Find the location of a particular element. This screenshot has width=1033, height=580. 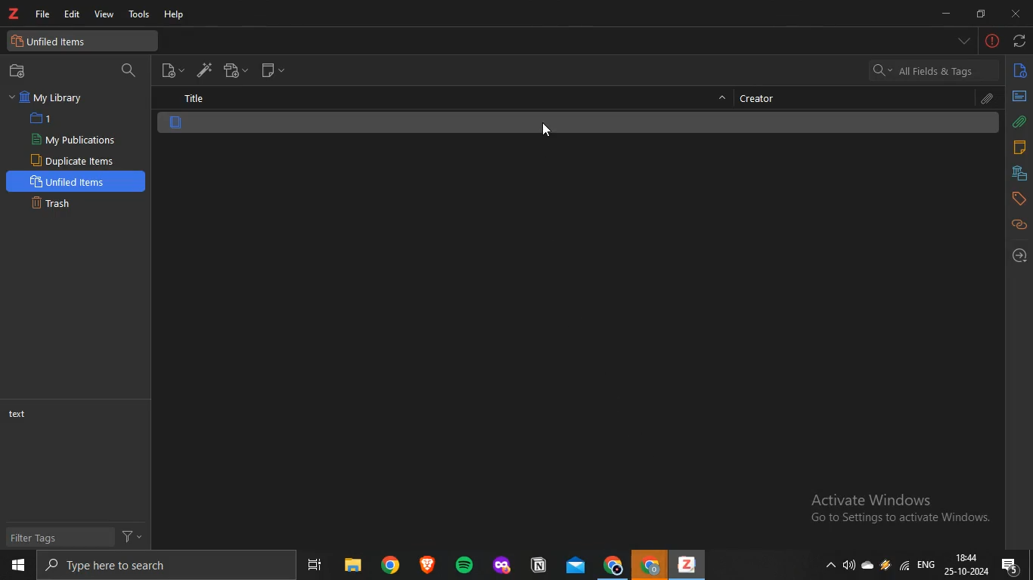

show hidden icons is located at coordinates (827, 565).